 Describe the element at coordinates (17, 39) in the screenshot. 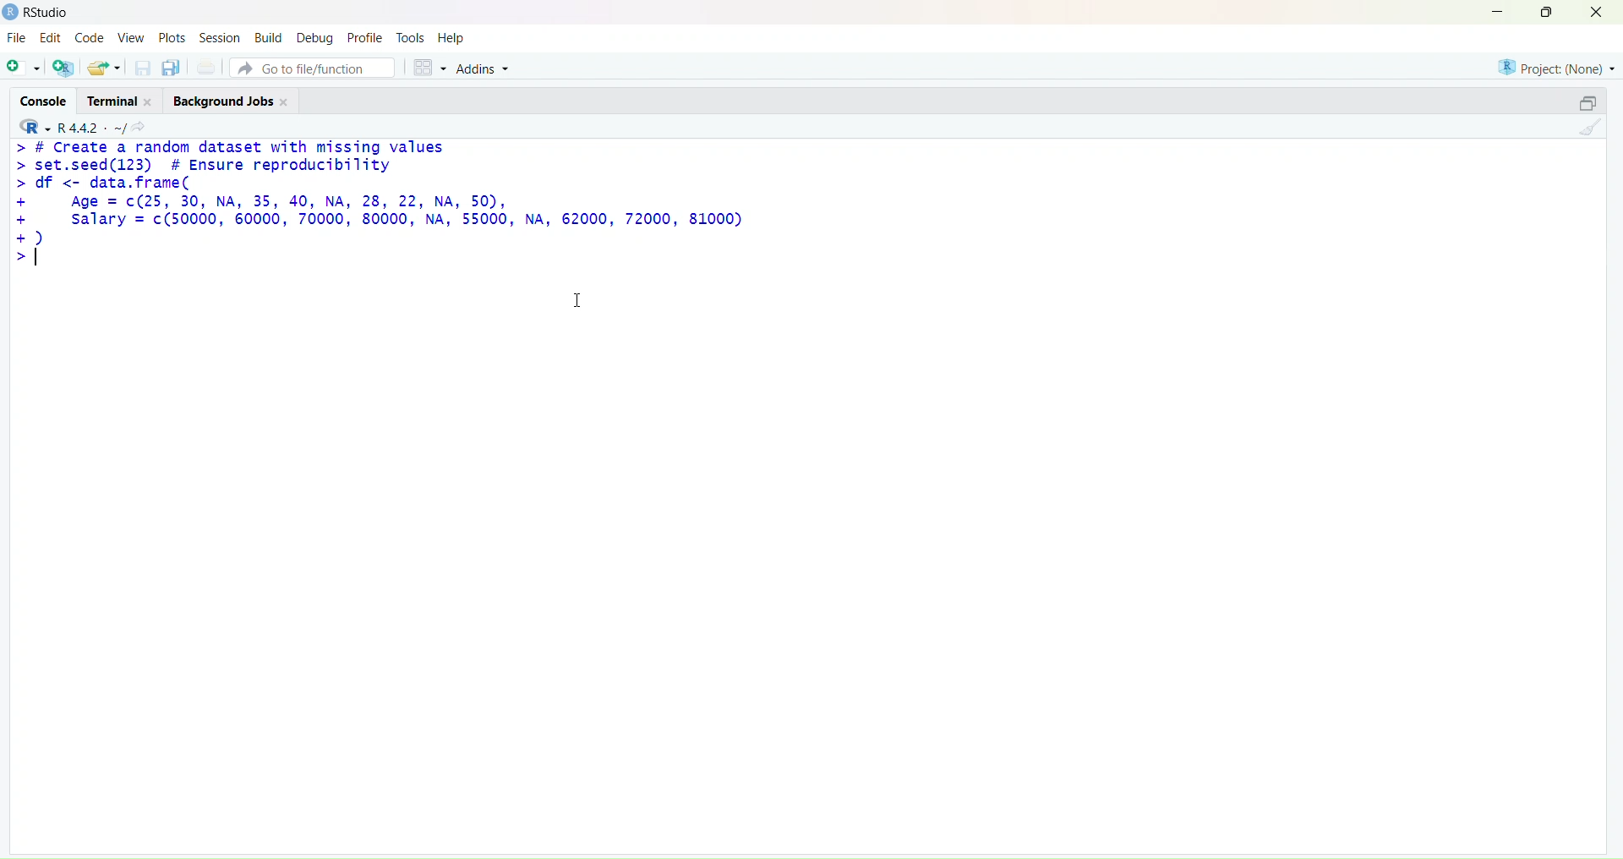

I see `file` at that location.